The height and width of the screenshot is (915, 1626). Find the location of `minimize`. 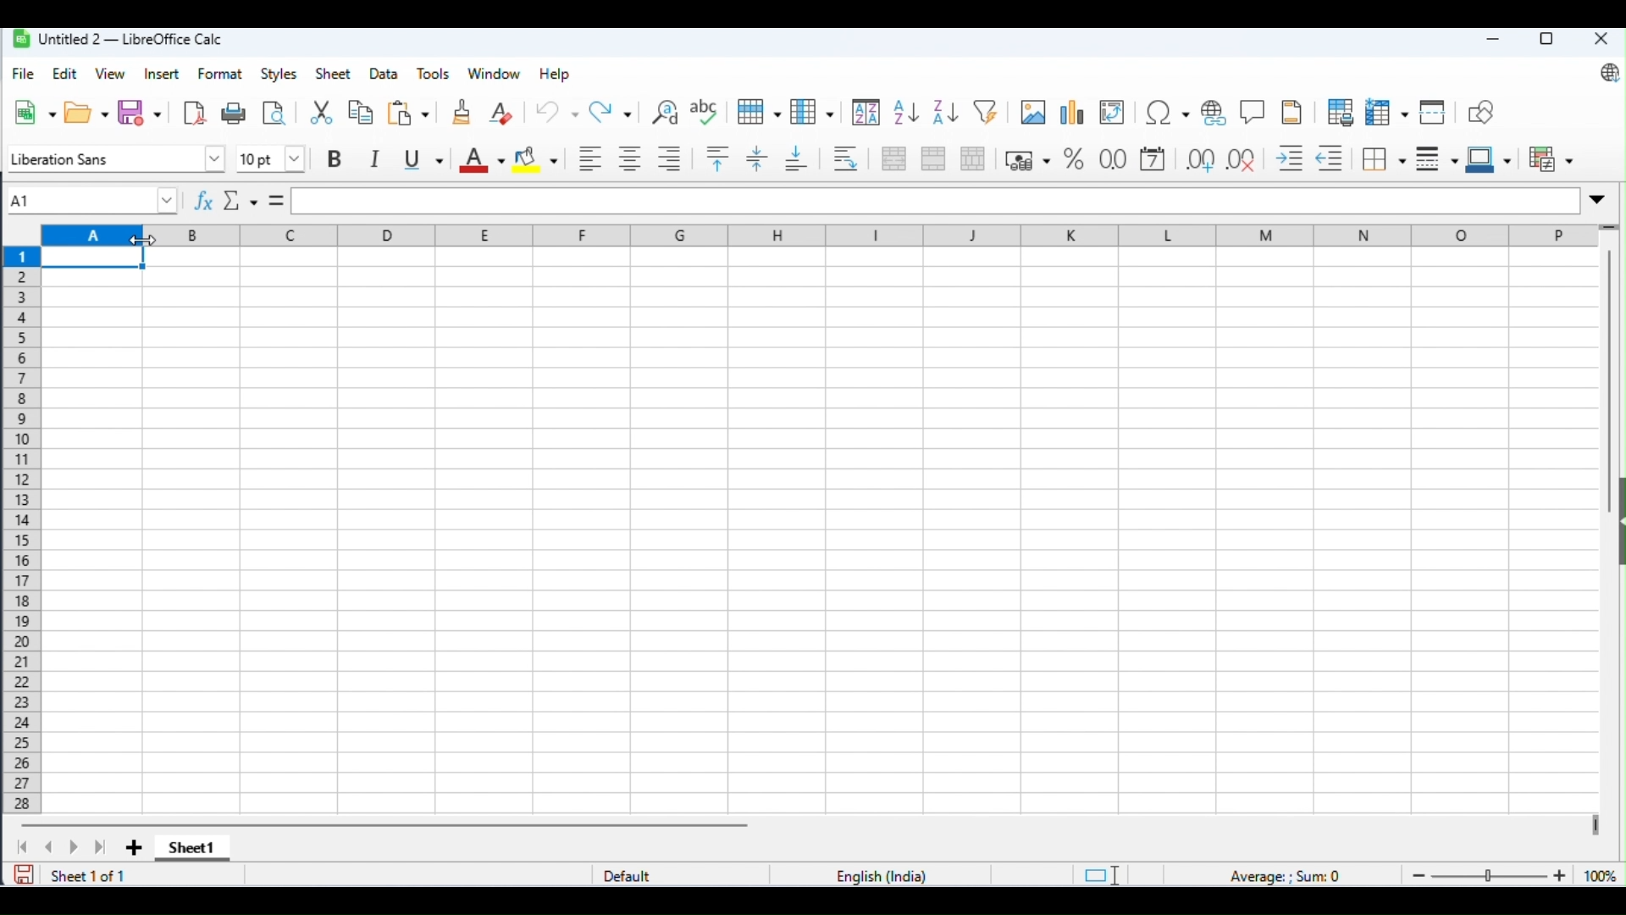

minimize is located at coordinates (1490, 41).